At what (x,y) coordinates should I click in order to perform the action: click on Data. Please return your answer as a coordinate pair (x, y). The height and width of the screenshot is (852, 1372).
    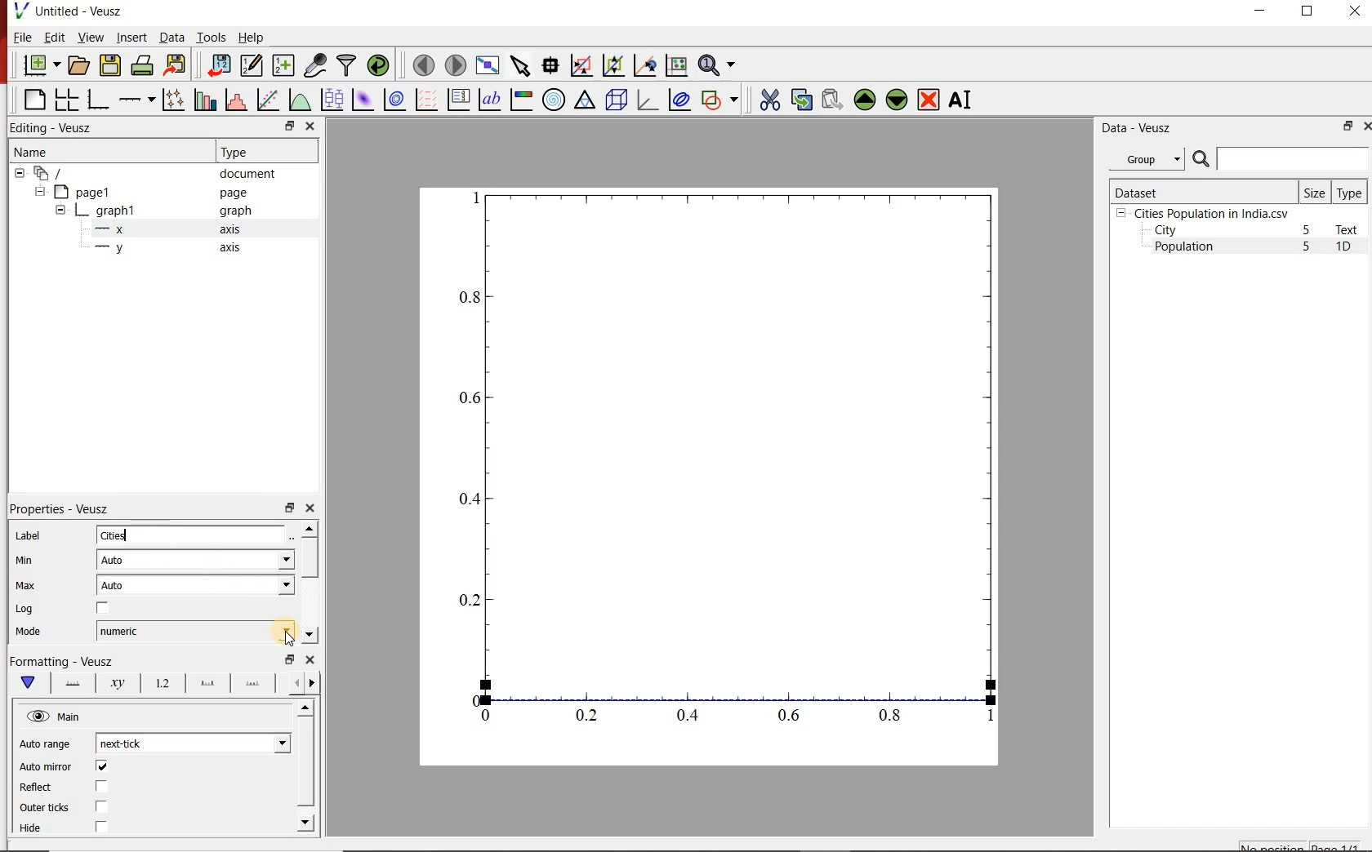
    Looking at the image, I should click on (171, 38).